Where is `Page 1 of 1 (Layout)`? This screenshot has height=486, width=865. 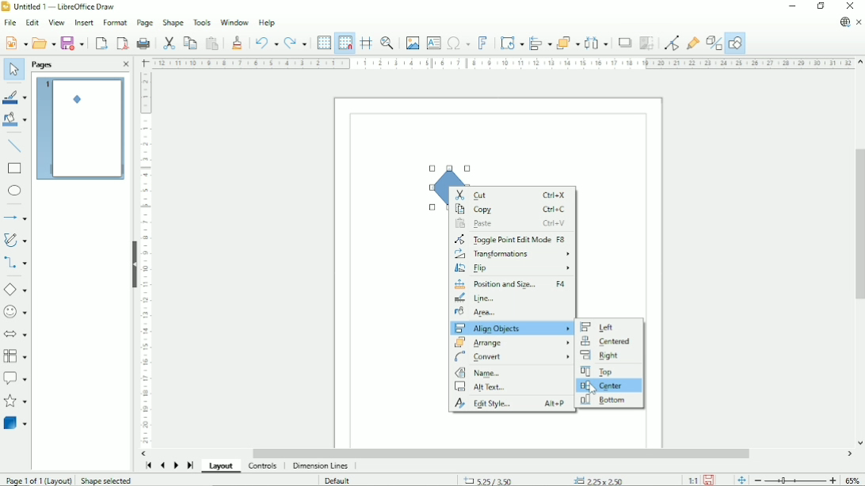
Page 1 of 1 (Layout) is located at coordinates (37, 480).